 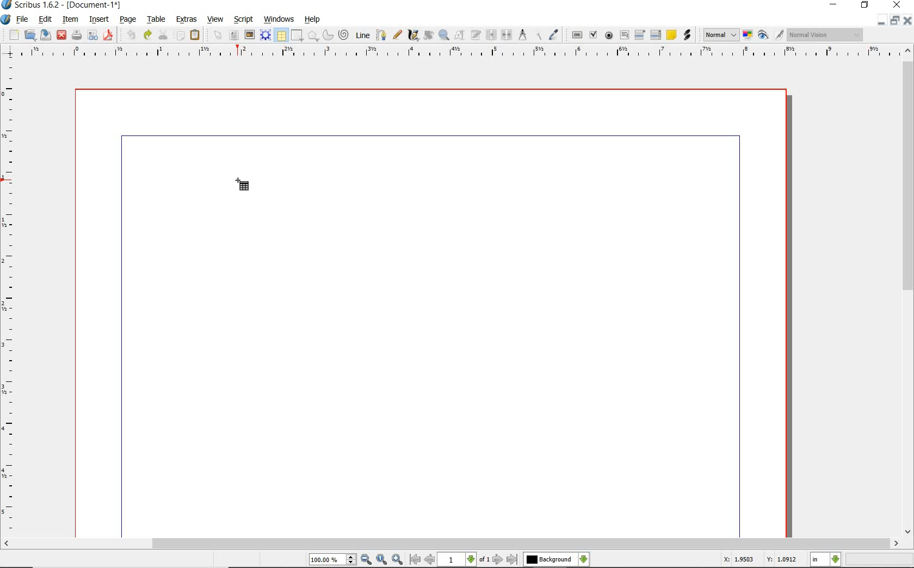 What do you see at coordinates (244, 20) in the screenshot?
I see `script` at bounding box center [244, 20].